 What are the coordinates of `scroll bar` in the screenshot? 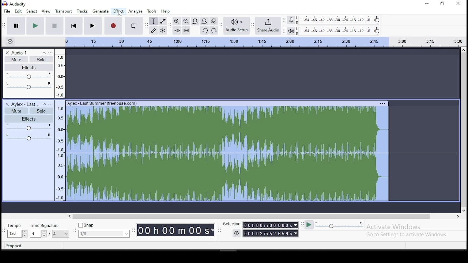 It's located at (464, 130).